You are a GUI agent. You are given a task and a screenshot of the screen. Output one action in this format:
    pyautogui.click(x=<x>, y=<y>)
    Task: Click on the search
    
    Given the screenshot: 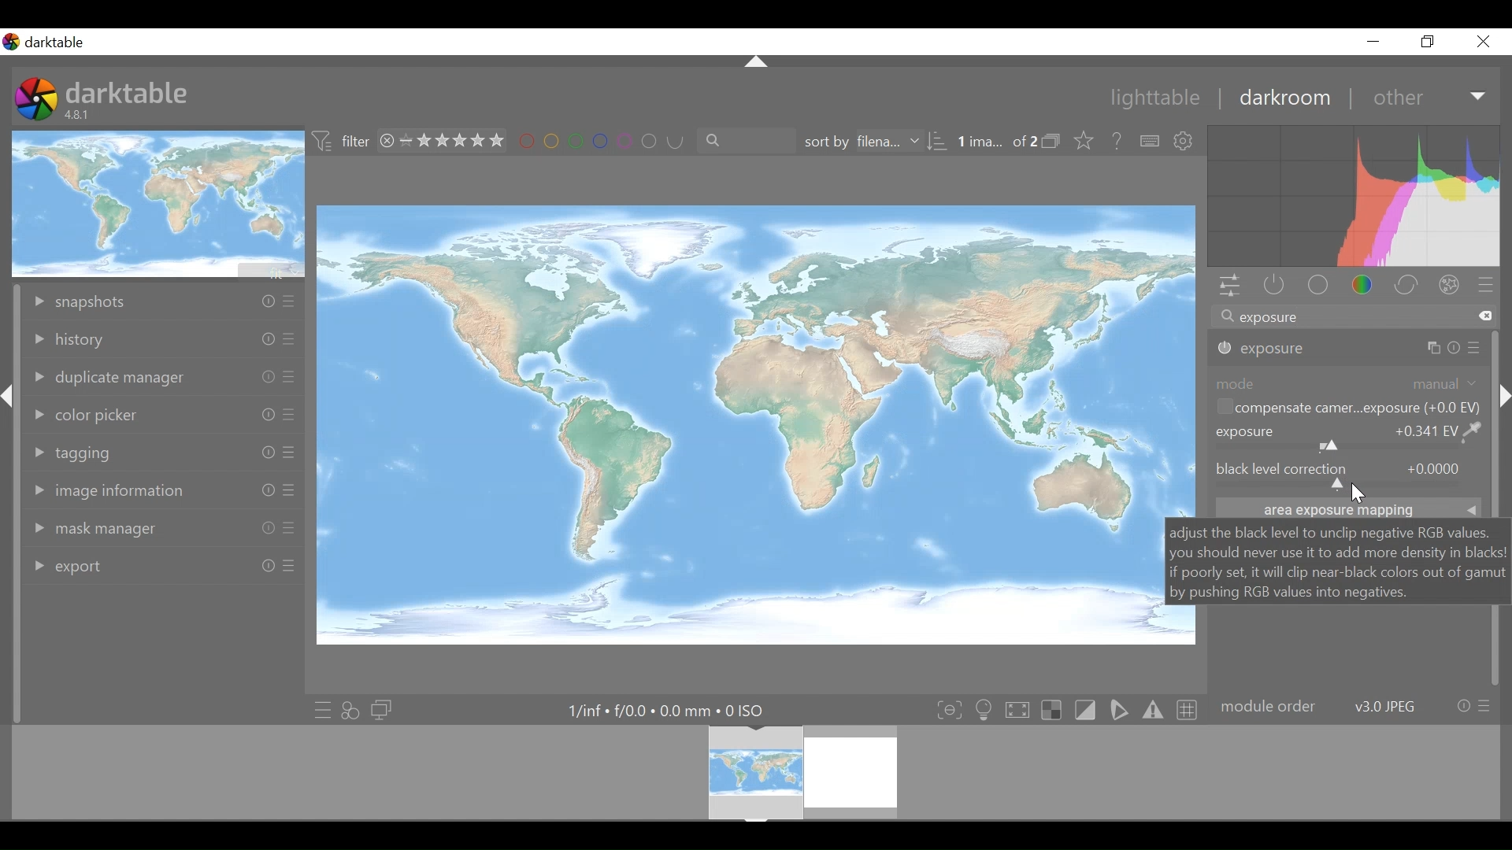 What is the action you would take?
    pyautogui.click(x=740, y=140)
    